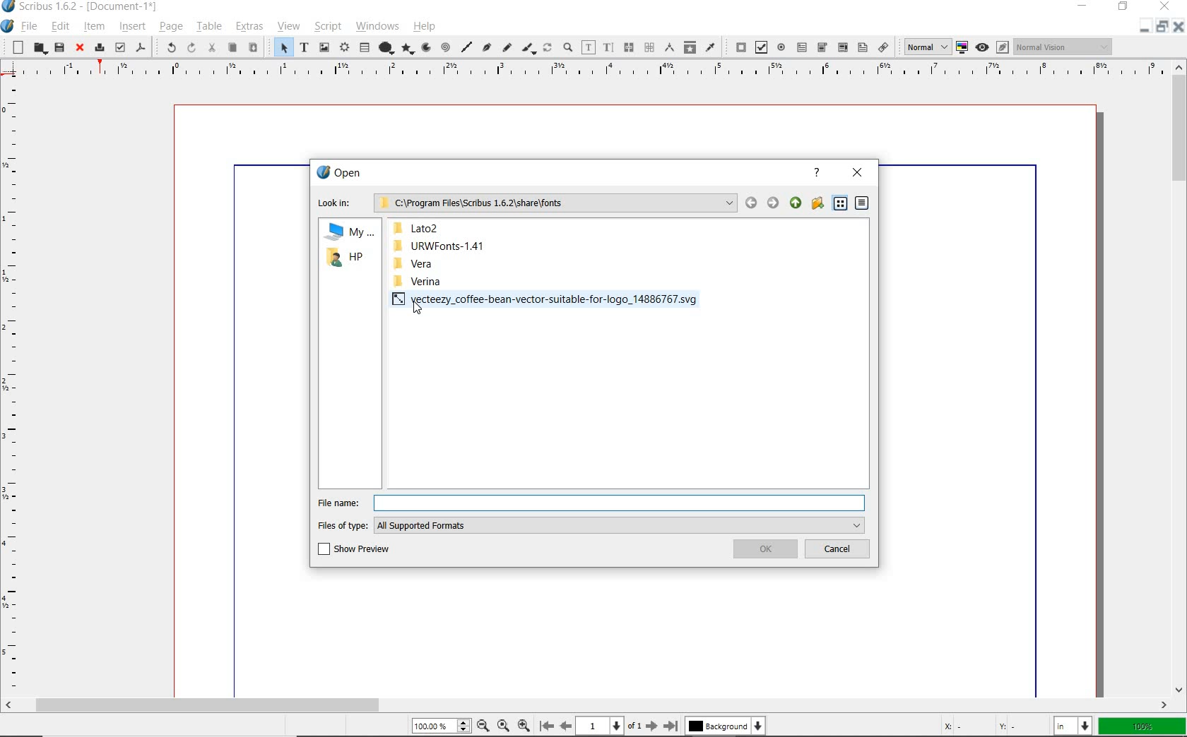  What do you see at coordinates (425, 26) in the screenshot?
I see `help` at bounding box center [425, 26].